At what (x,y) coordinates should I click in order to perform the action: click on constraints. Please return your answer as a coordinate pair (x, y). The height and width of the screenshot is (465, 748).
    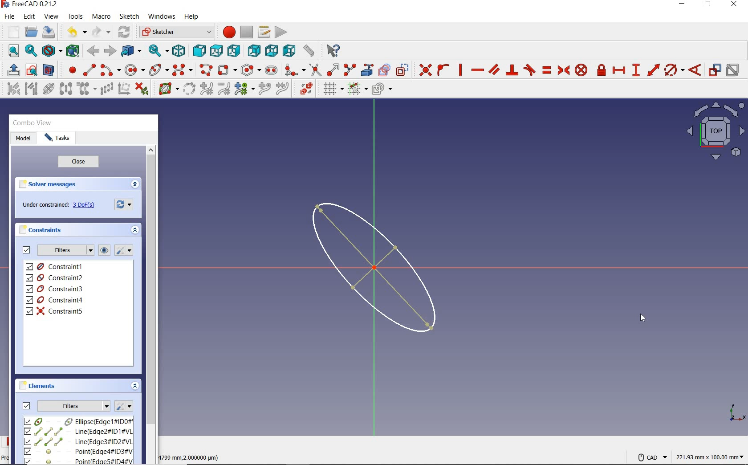
    Looking at the image, I should click on (43, 229).